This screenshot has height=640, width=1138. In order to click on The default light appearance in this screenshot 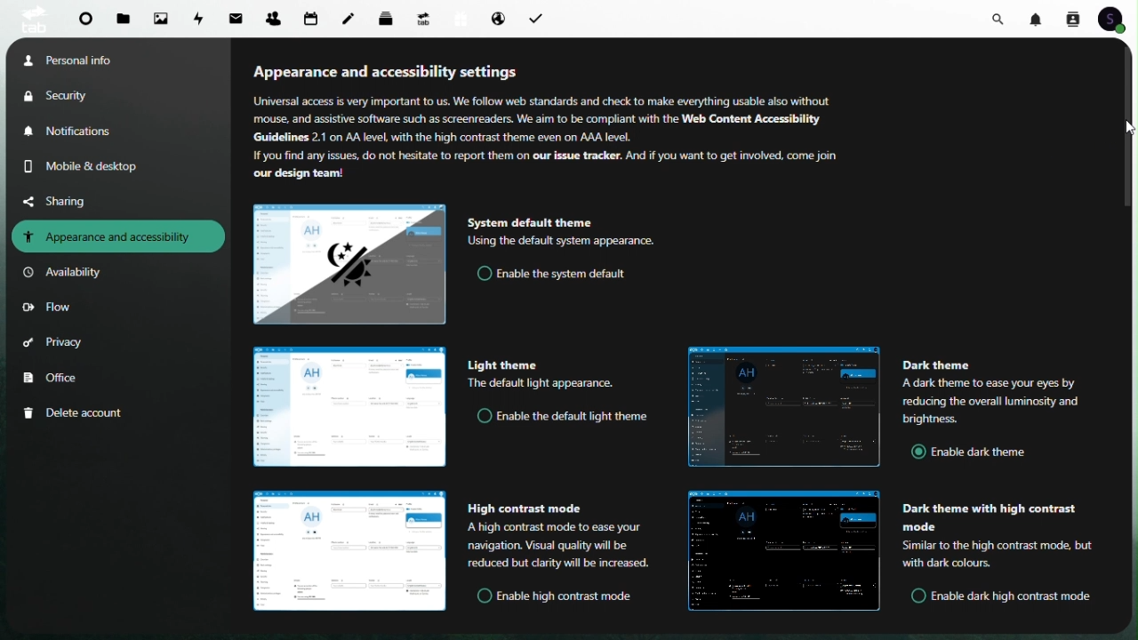, I will do `click(540, 384)`.